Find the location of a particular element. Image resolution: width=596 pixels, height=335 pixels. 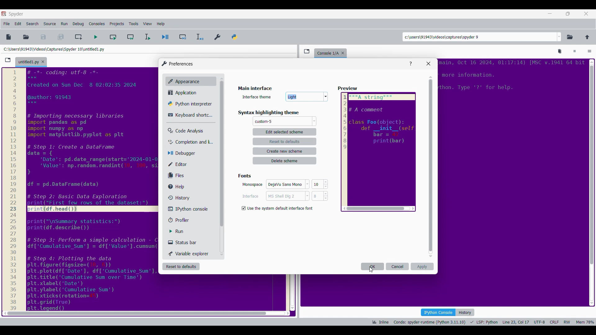

Preferences is located at coordinates (218, 36).